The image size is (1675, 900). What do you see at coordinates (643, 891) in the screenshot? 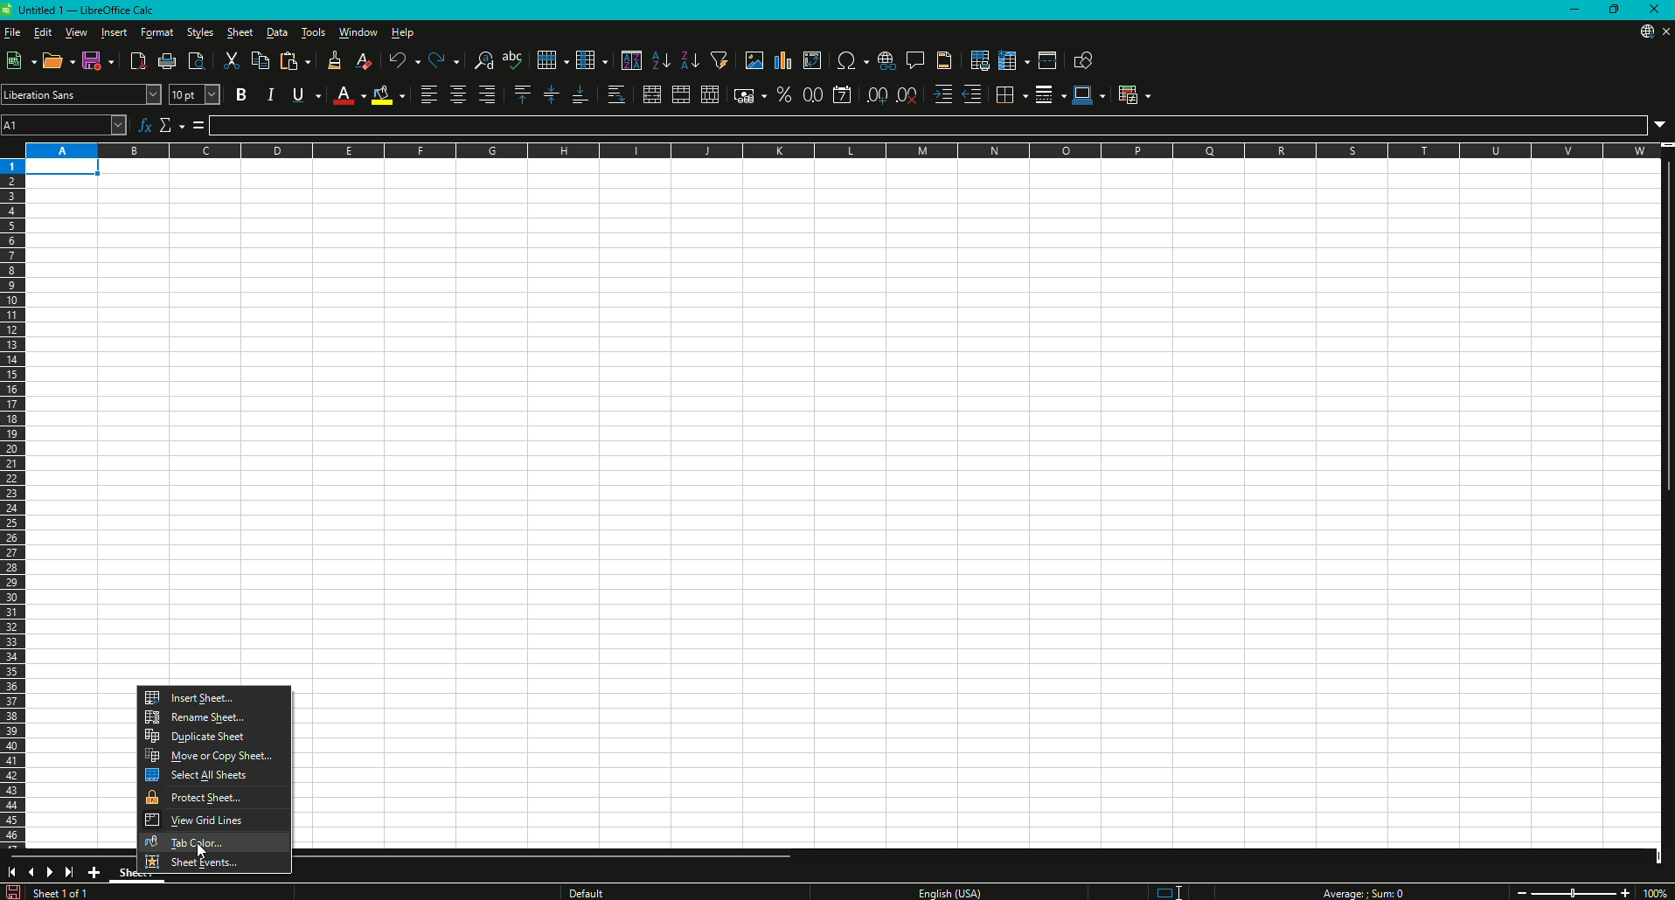
I see `Text` at bounding box center [643, 891].